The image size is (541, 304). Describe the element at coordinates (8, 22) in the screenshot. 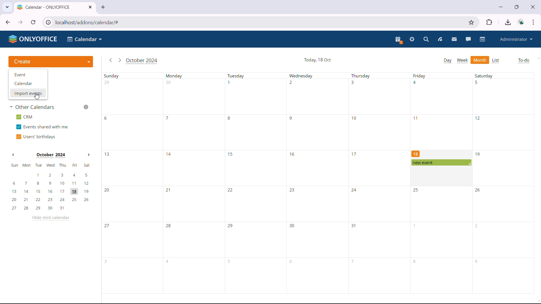

I see `click to go back, hold to see history` at that location.